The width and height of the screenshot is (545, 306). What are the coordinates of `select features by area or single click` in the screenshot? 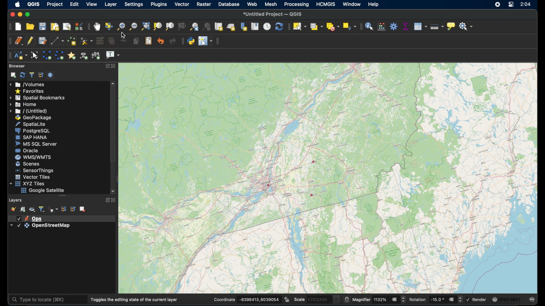 It's located at (299, 26).